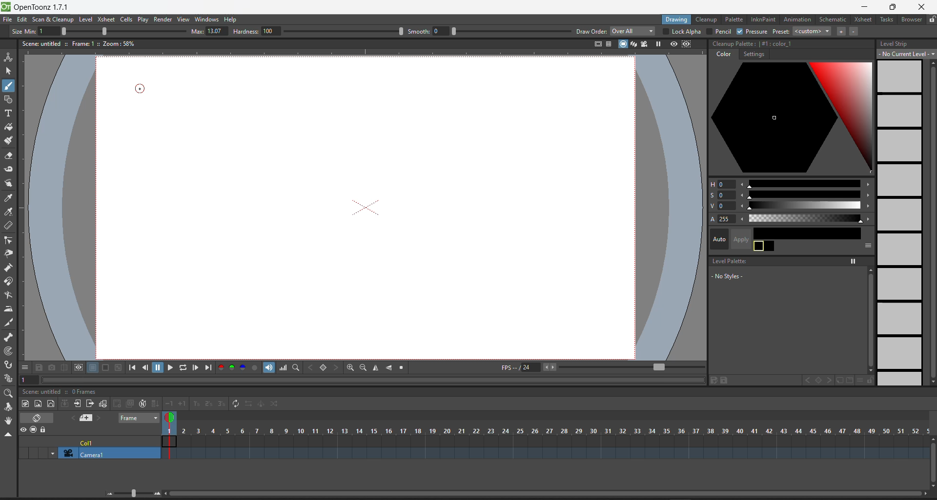 This screenshot has width=937, height=500. Describe the element at coordinates (255, 367) in the screenshot. I see `alpha channel` at that location.